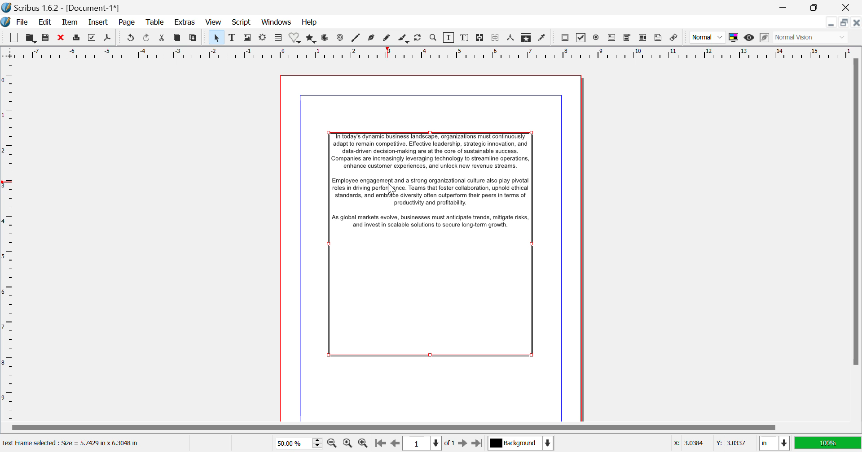  What do you see at coordinates (179, 38) in the screenshot?
I see `Copy` at bounding box center [179, 38].